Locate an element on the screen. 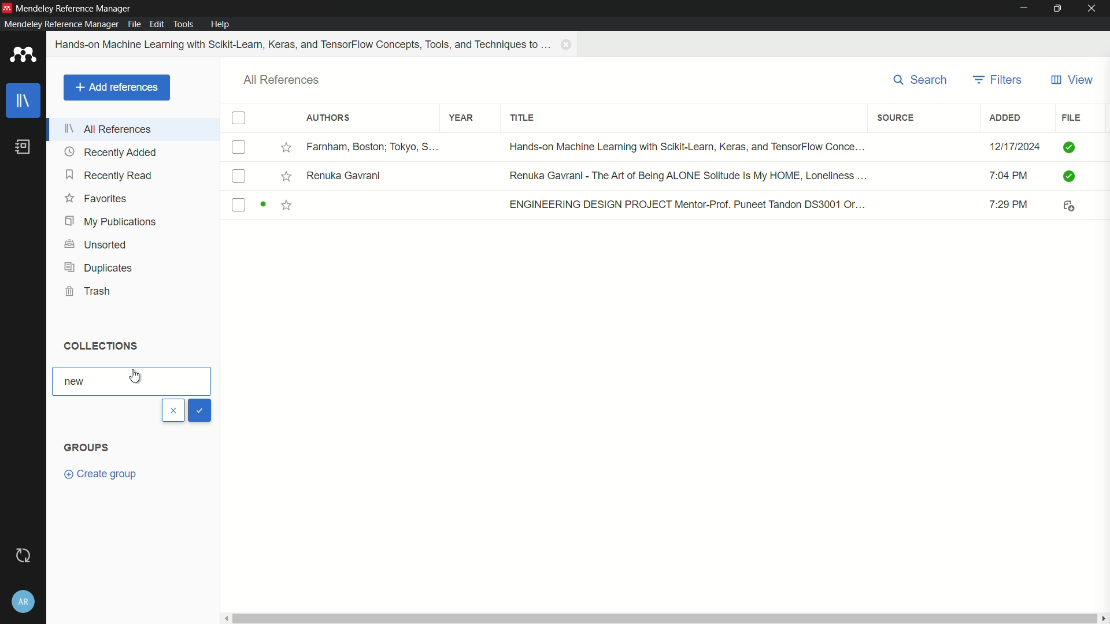 Image resolution: width=1110 pixels, height=624 pixels. app name is located at coordinates (75, 9).